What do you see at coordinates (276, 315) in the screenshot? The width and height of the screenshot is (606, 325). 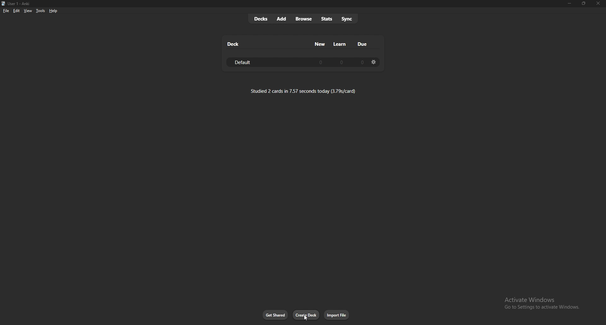 I see `get shared` at bounding box center [276, 315].